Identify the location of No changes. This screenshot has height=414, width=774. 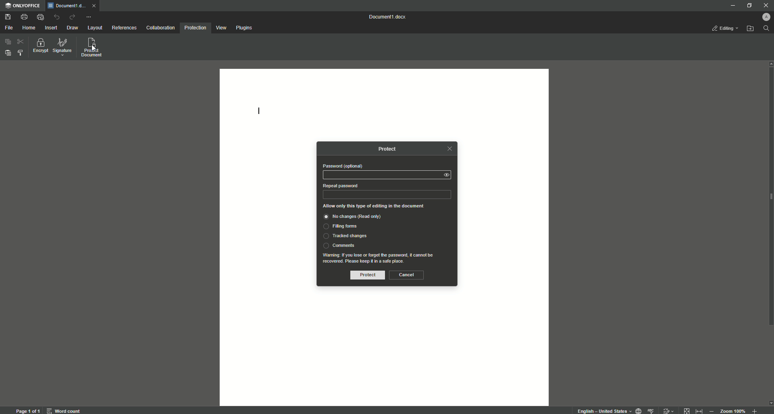
(360, 217).